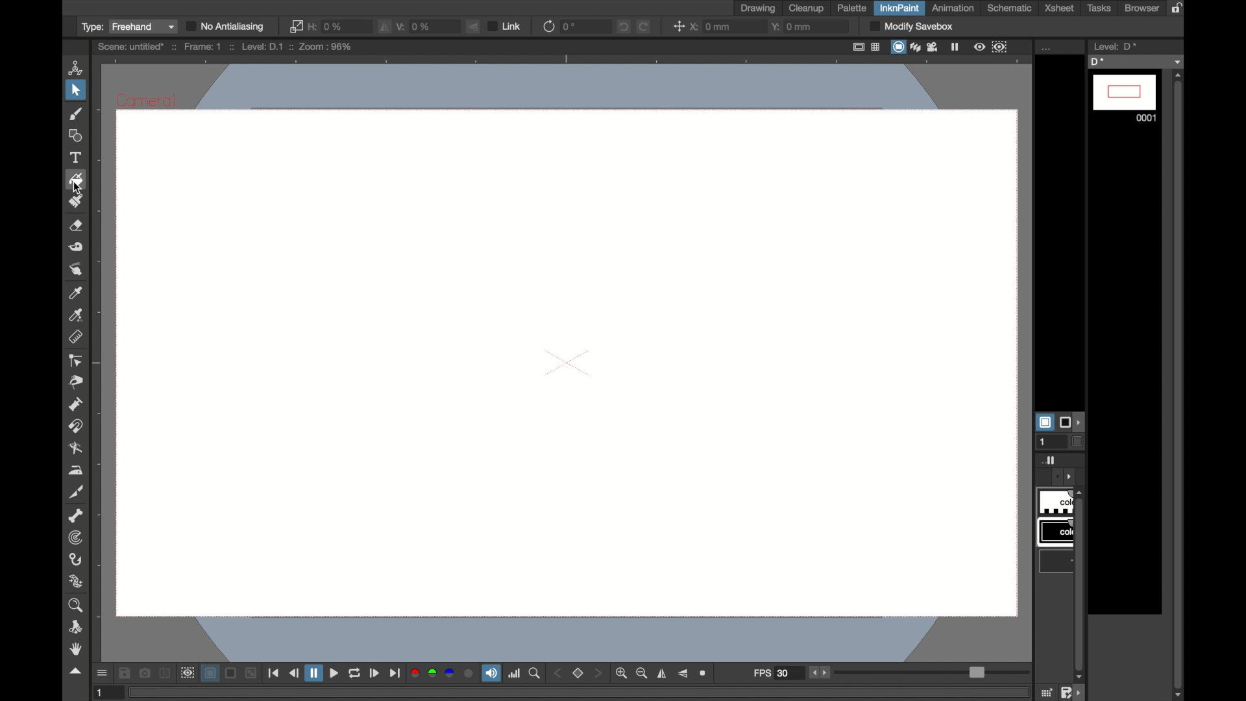  What do you see at coordinates (227, 27) in the screenshot?
I see `no antialiasing` at bounding box center [227, 27].